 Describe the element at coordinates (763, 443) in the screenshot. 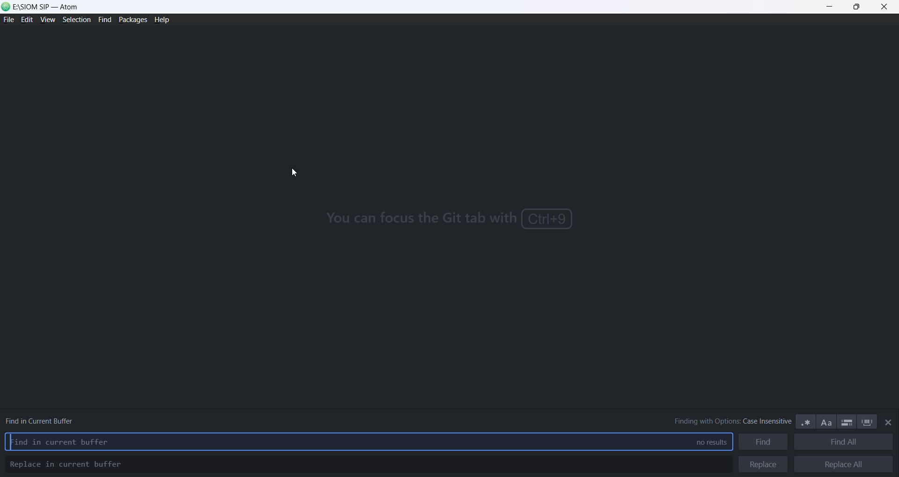

I see `find` at that location.